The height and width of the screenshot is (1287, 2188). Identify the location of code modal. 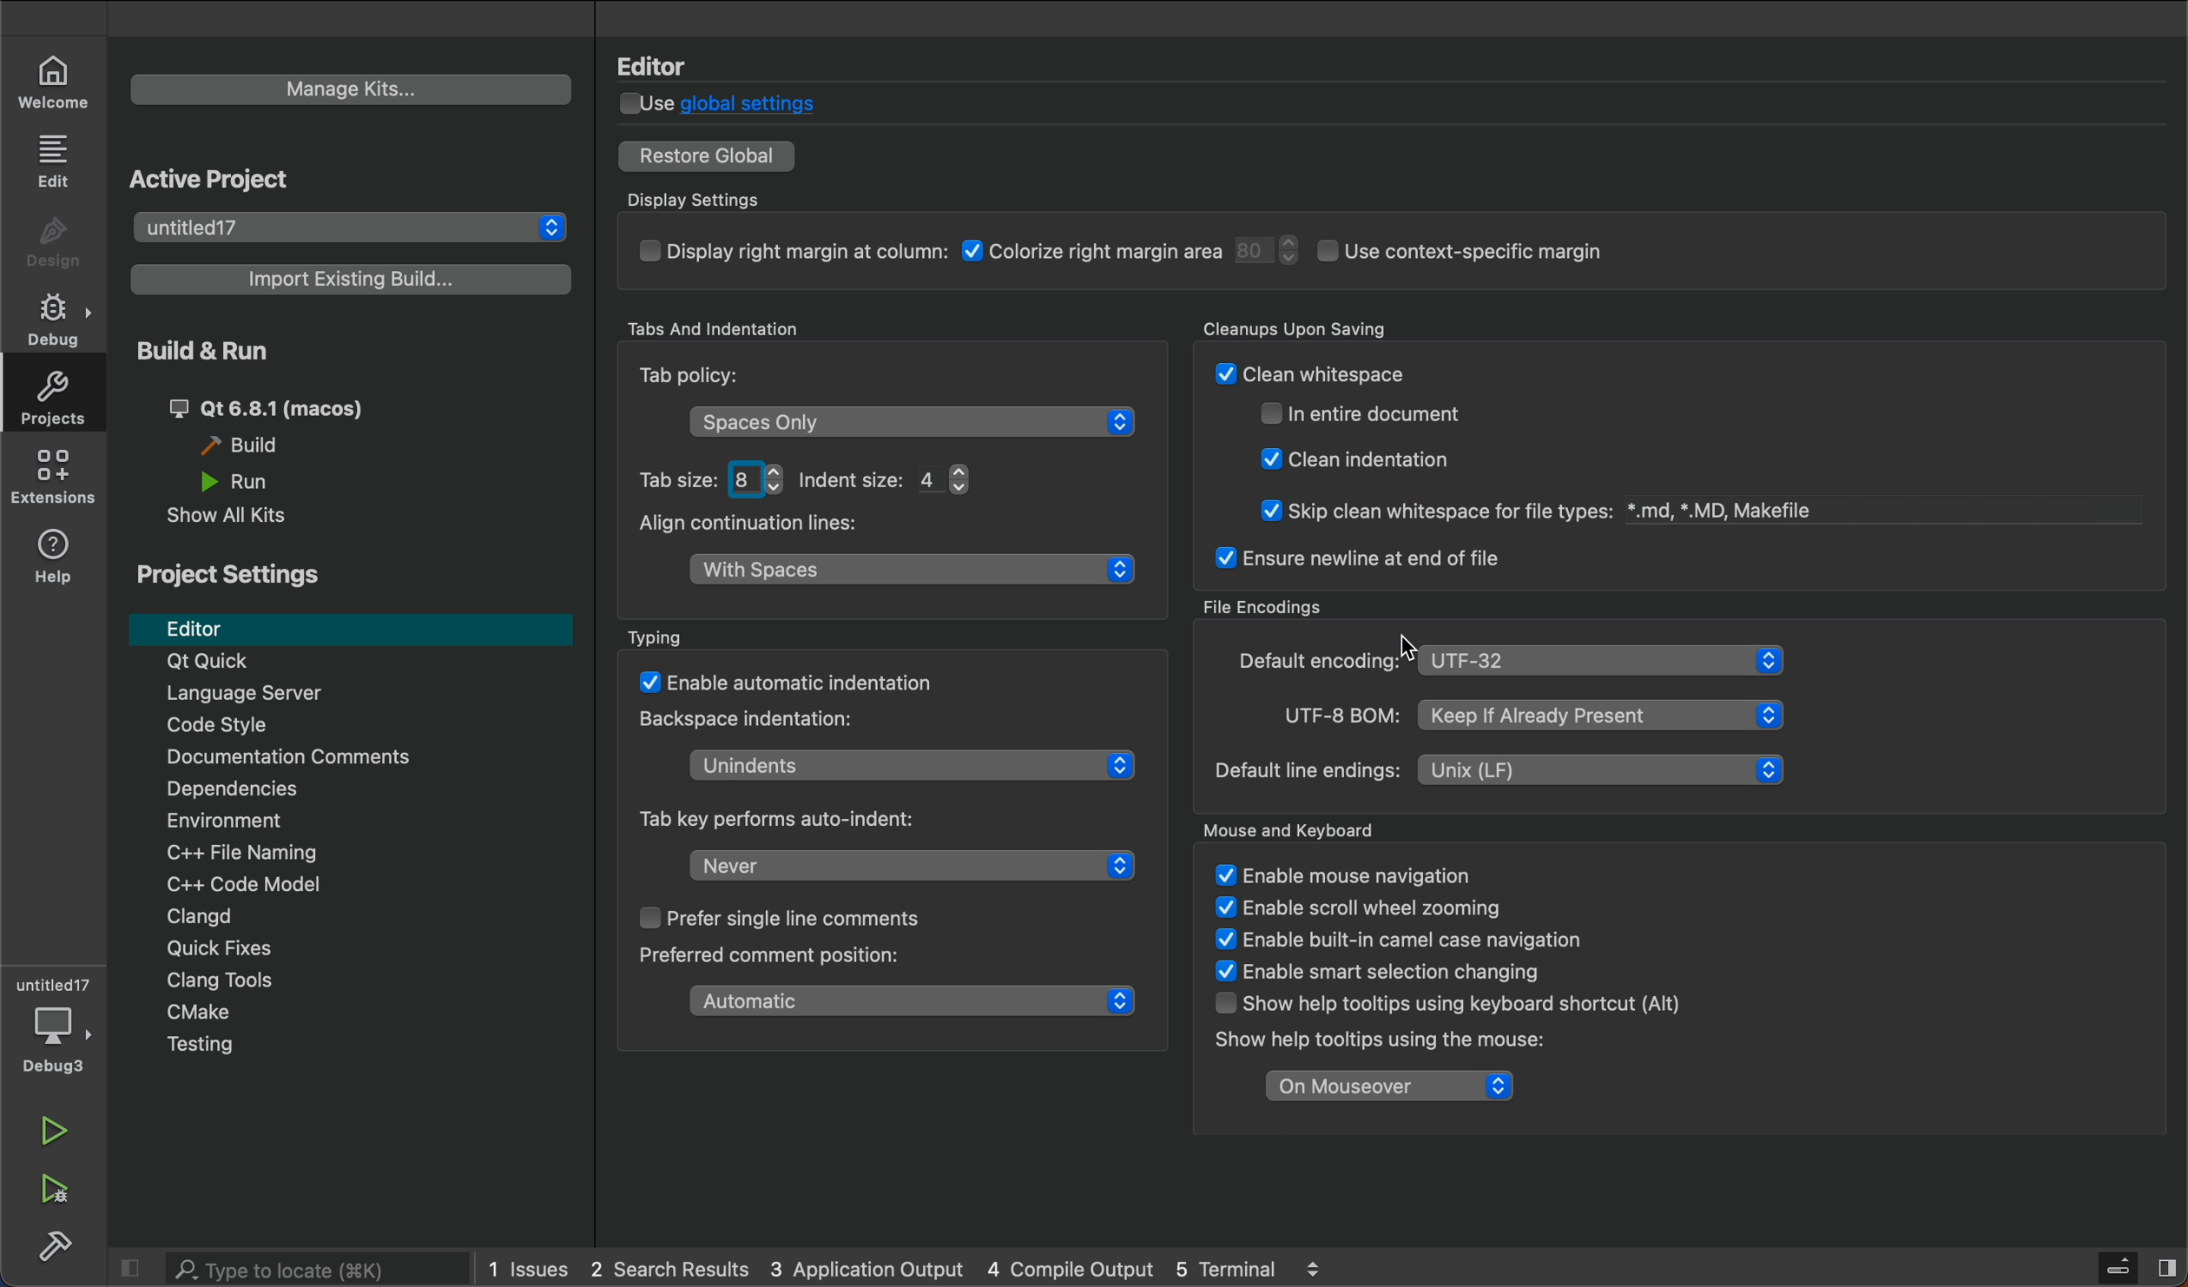
(334, 883).